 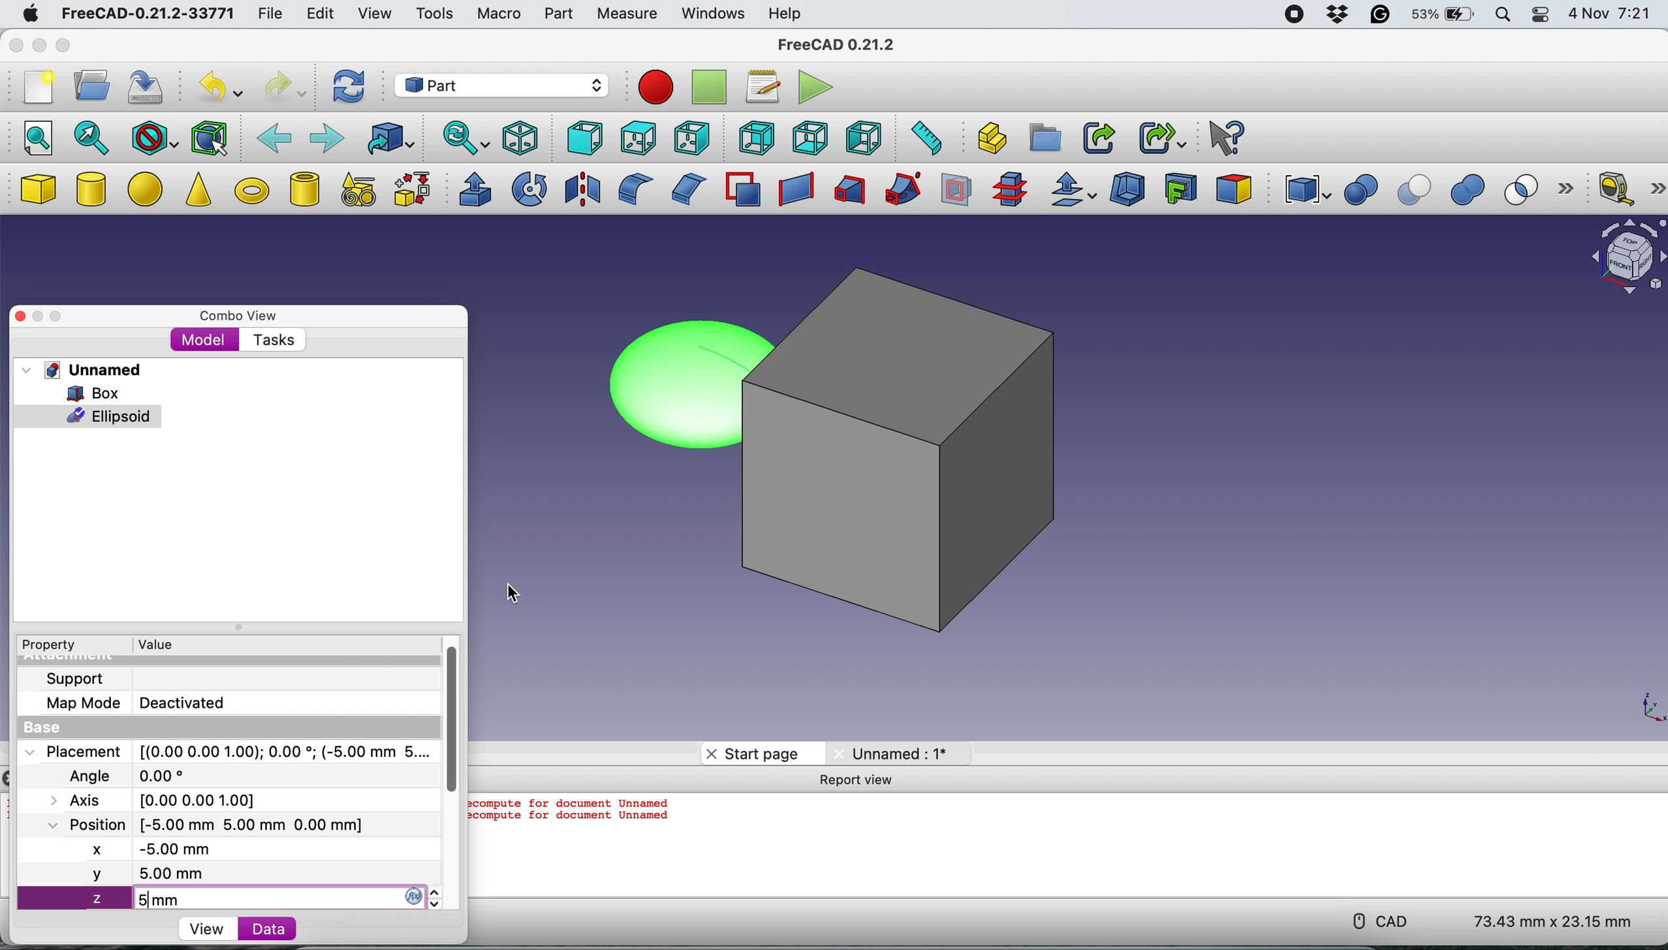 I want to click on right, so click(x=689, y=140).